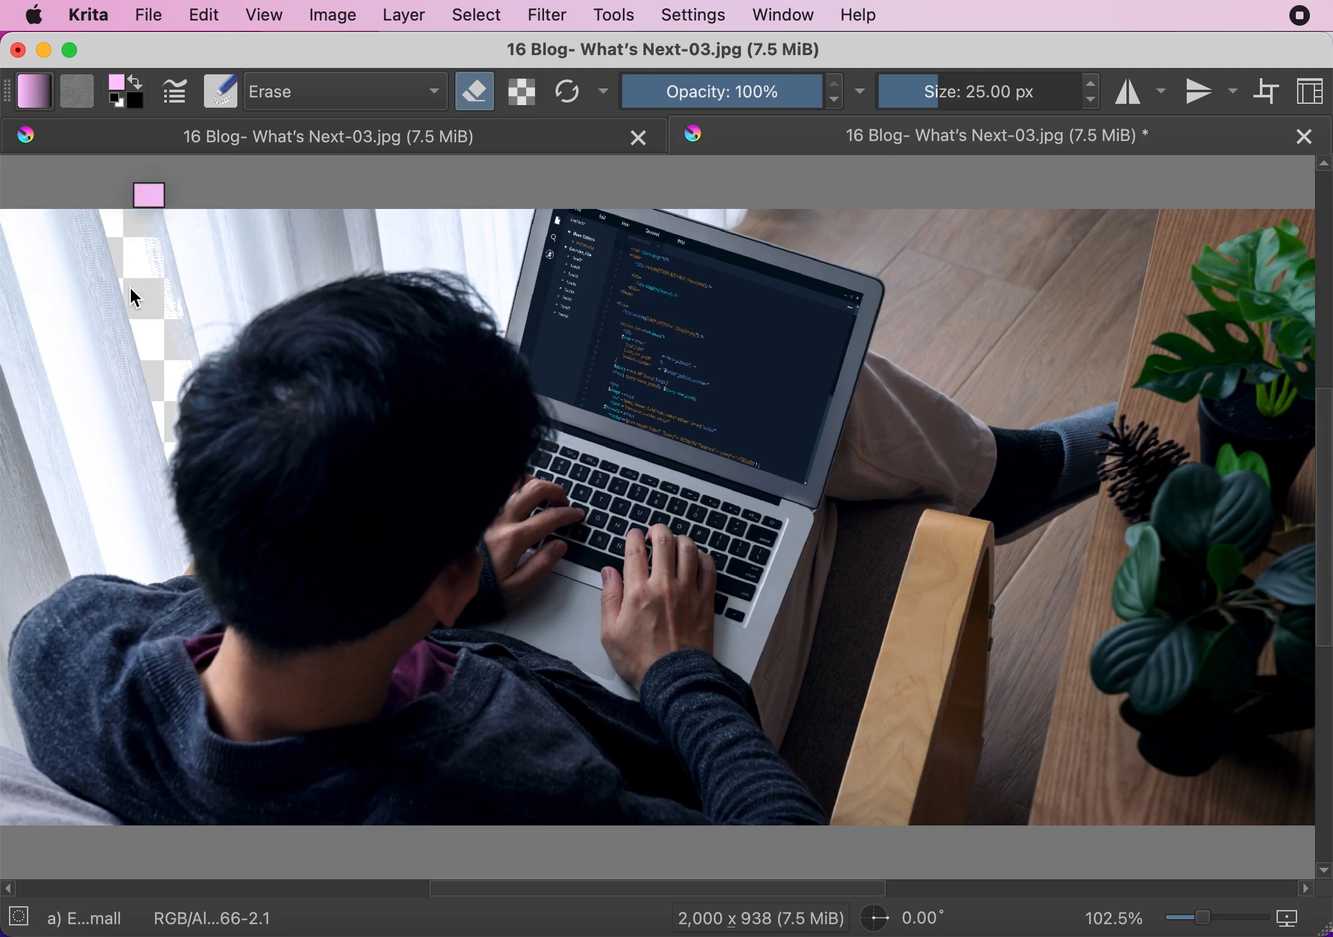 The width and height of the screenshot is (1333, 937). I want to click on a) E...mall, so click(90, 920).